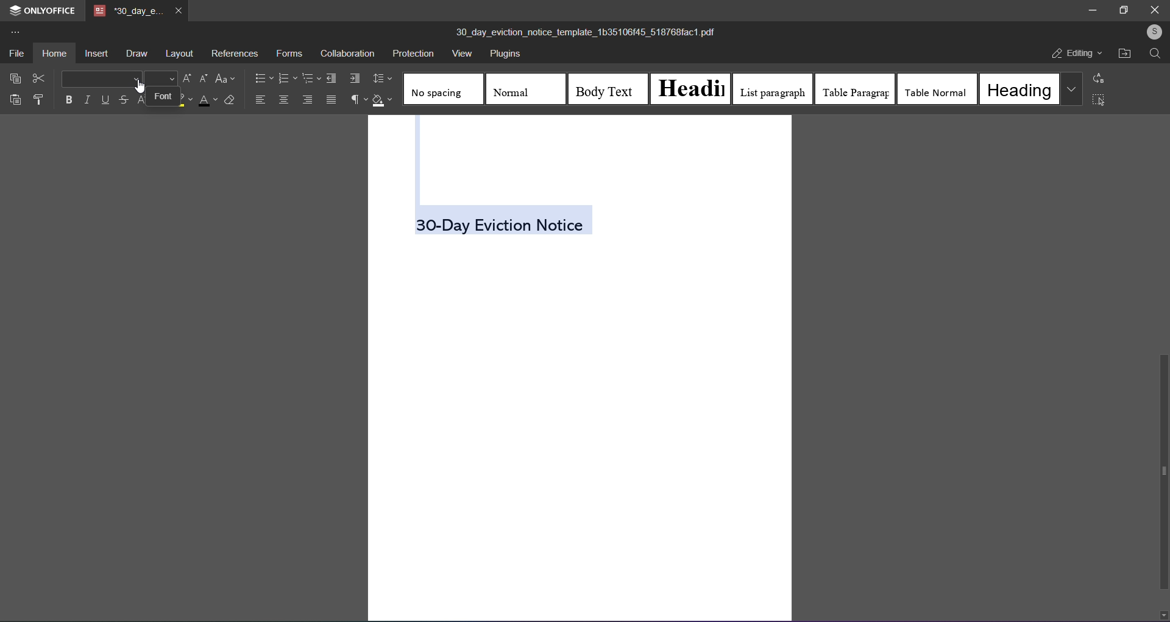 This screenshot has width=1170, height=622. I want to click on selected text, so click(506, 222).